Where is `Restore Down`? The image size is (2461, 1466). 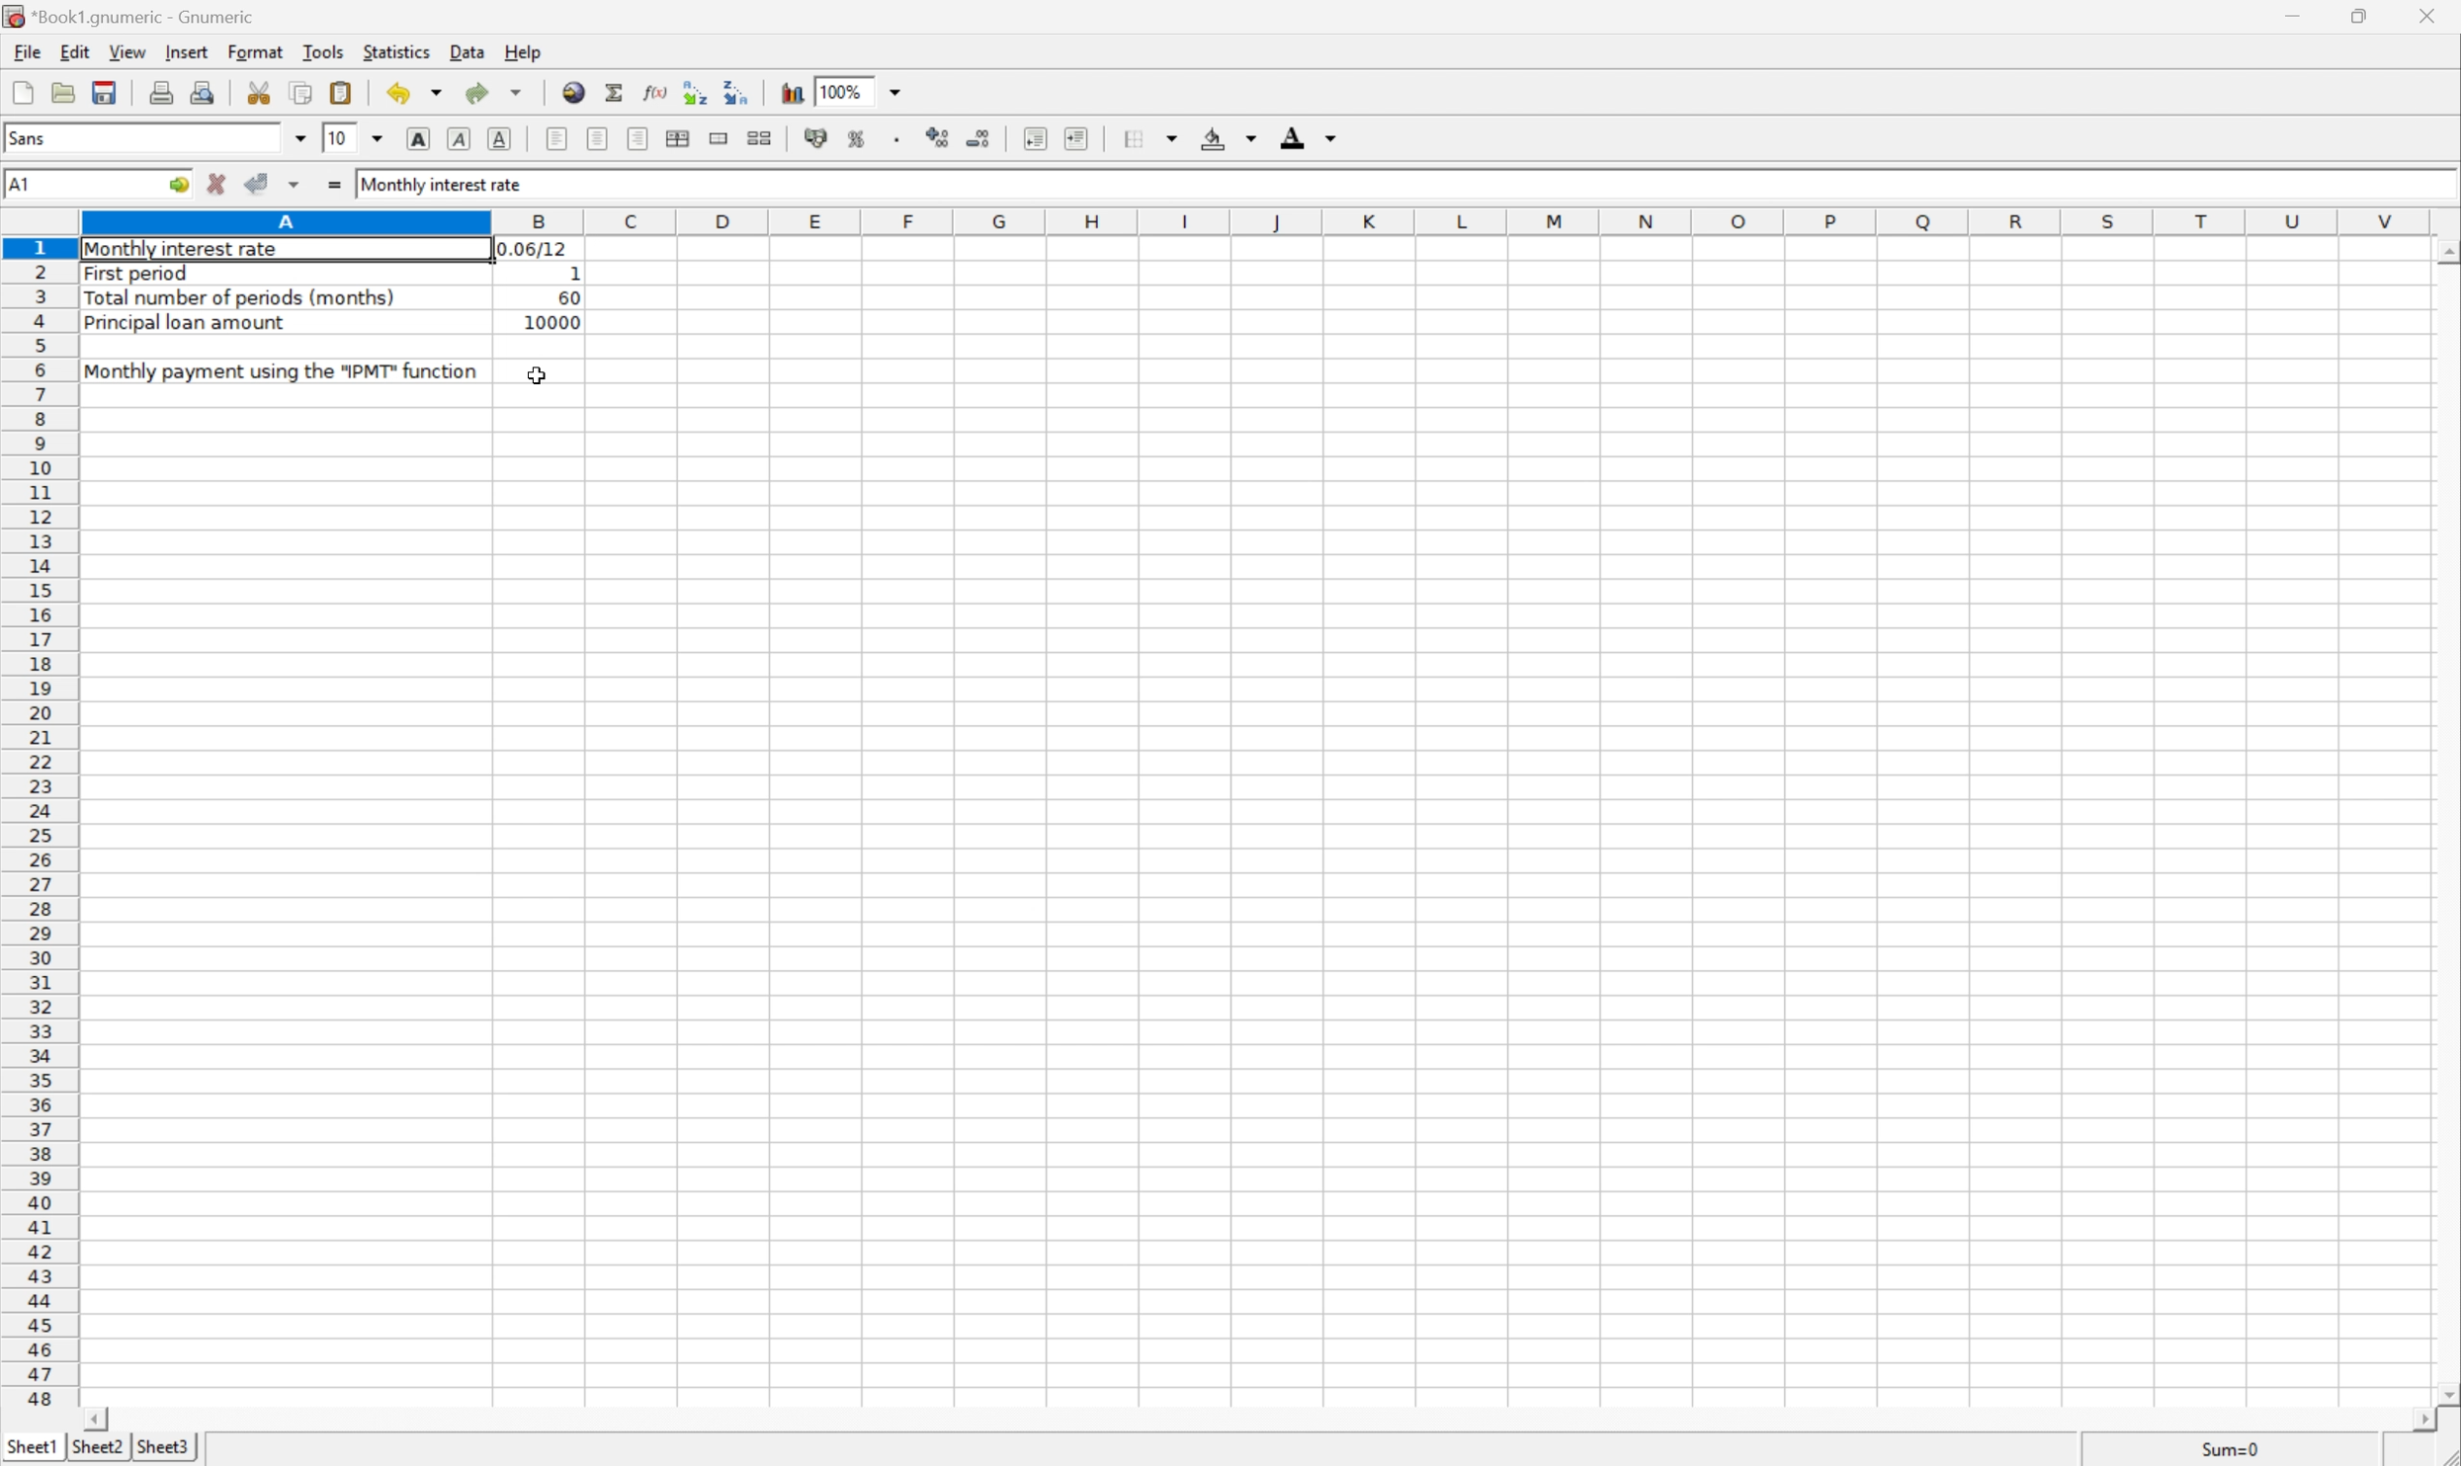
Restore Down is located at coordinates (2359, 15).